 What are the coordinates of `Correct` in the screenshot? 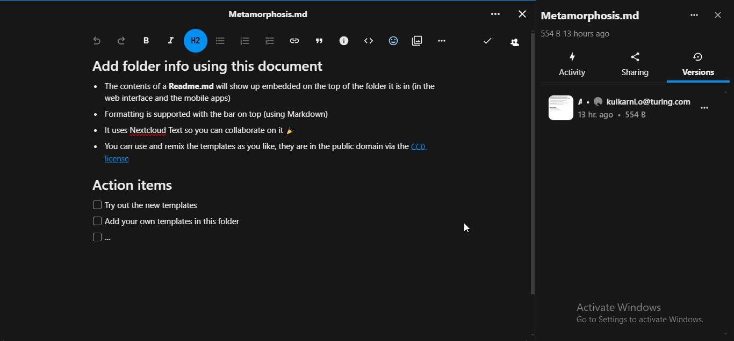 It's located at (487, 41).